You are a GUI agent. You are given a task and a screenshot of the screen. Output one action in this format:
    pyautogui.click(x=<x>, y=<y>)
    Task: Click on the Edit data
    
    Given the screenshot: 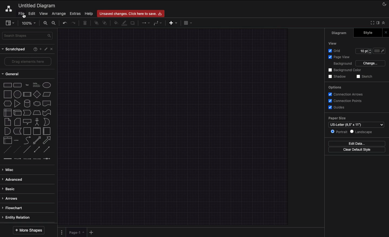 What is the action you would take?
    pyautogui.click(x=357, y=143)
    